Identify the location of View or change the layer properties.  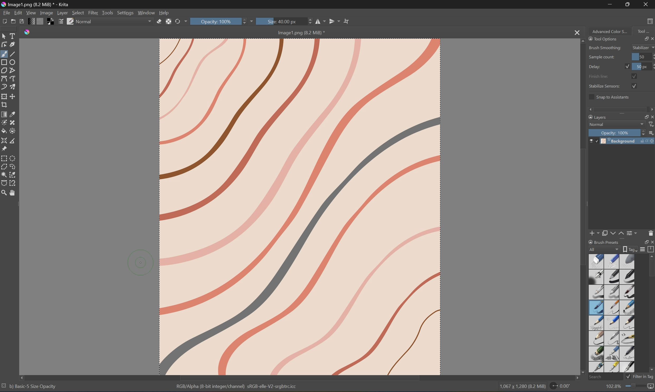
(633, 232).